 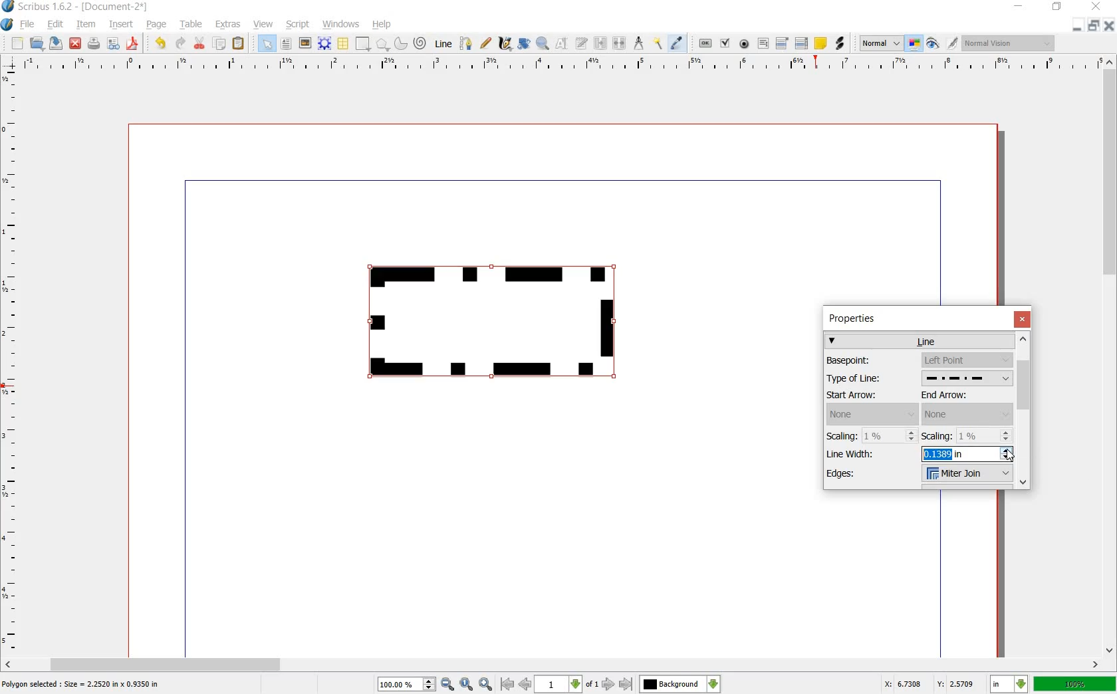 I want to click on PASTE, so click(x=239, y=43).